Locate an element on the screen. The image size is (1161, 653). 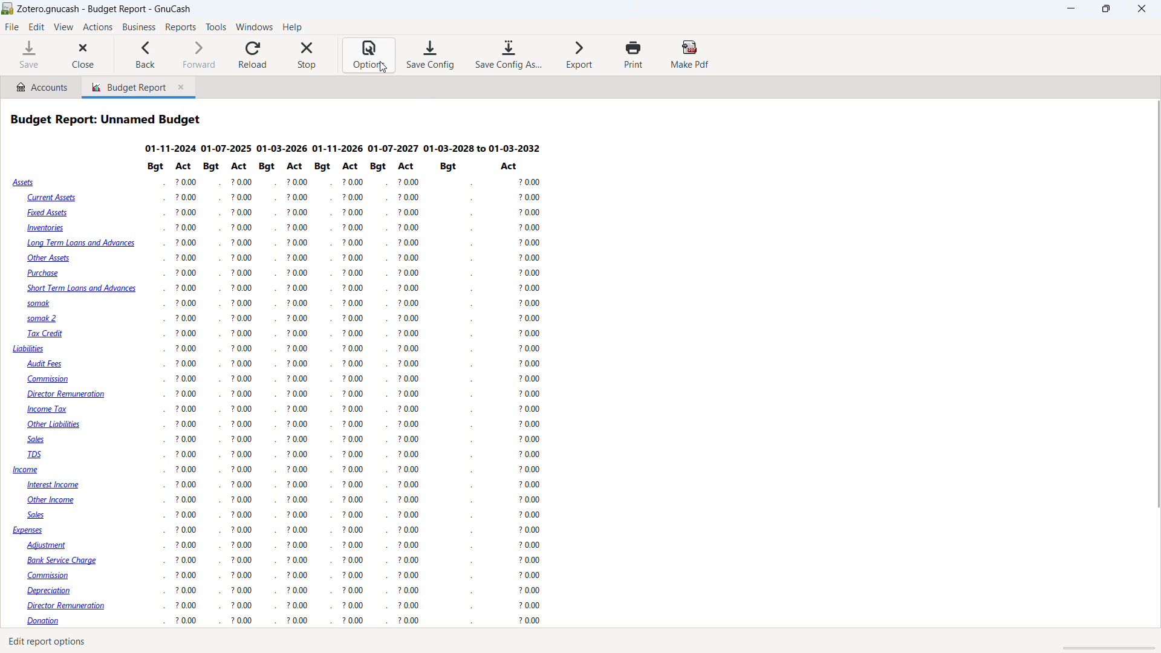
Other Assets is located at coordinates (49, 258).